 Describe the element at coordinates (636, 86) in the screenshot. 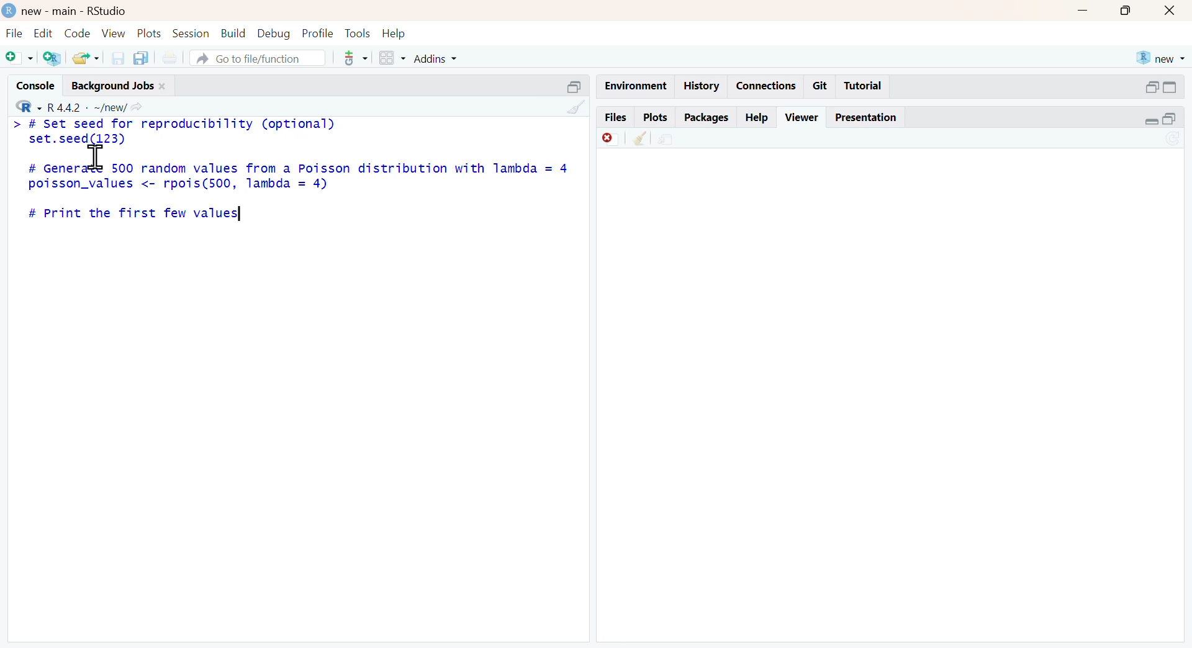

I see `enviornment` at that location.